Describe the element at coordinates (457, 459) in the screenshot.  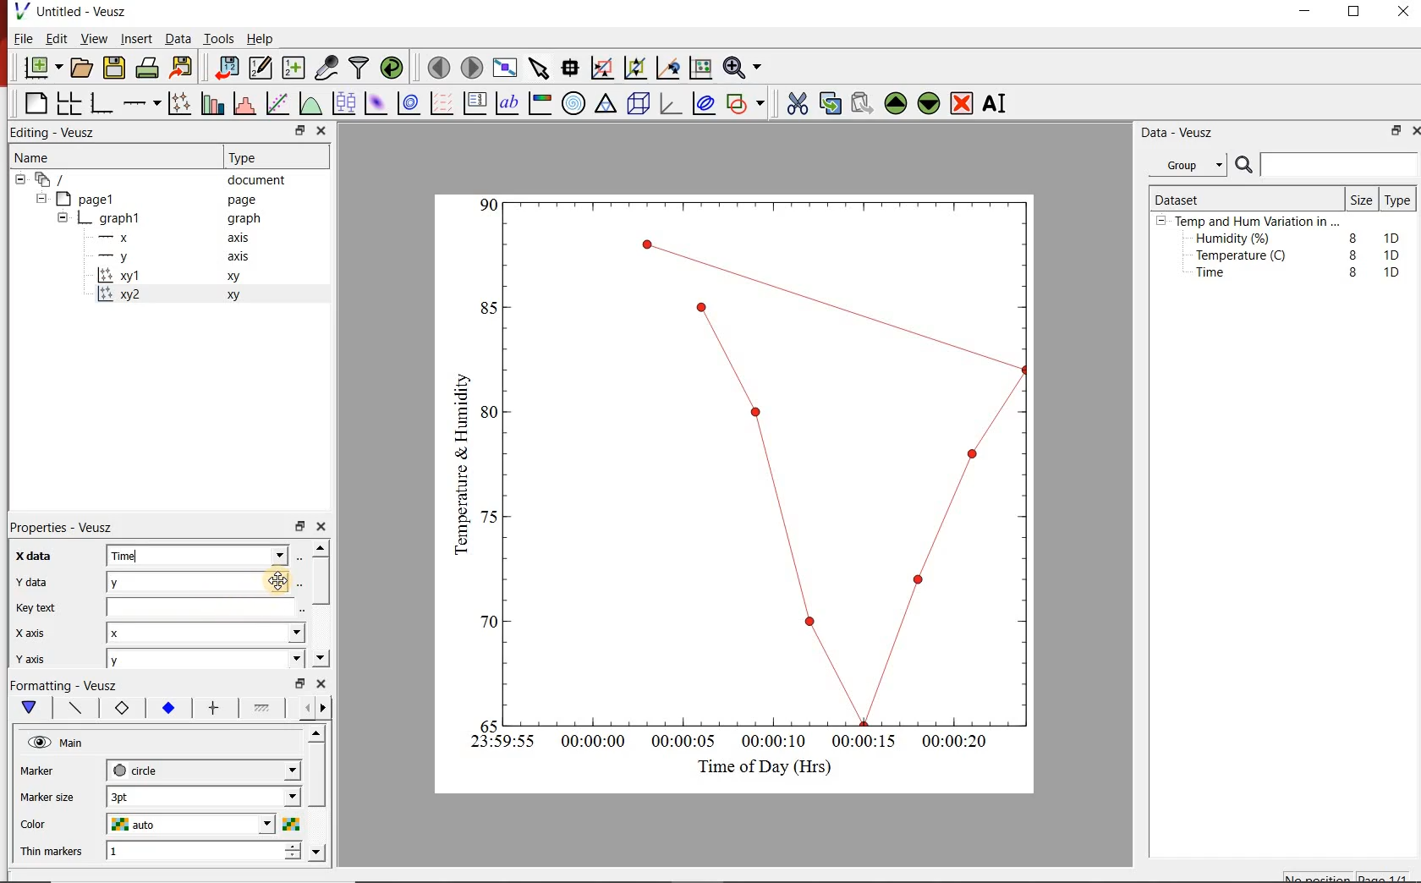
I see `Temperature & Humidity` at that location.